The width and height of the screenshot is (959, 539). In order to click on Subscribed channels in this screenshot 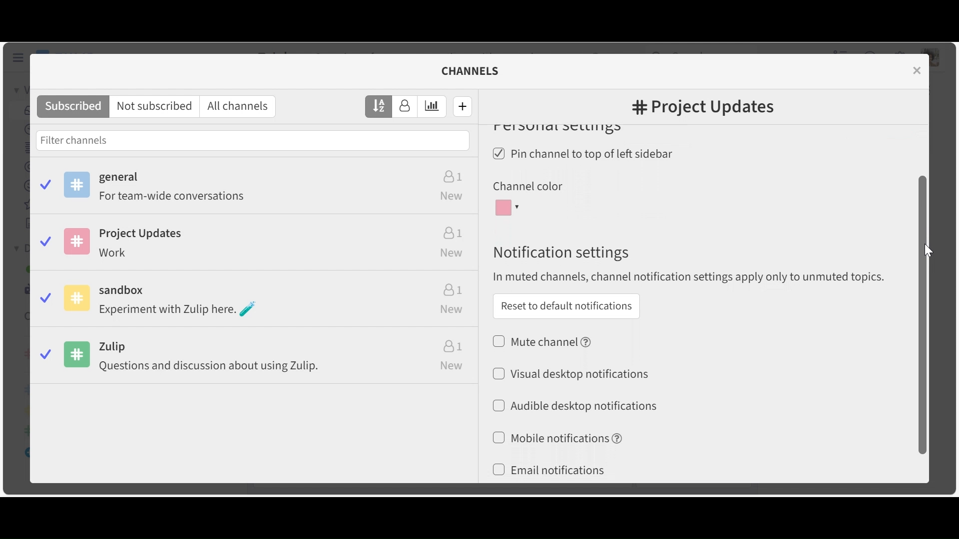, I will do `click(73, 107)`.